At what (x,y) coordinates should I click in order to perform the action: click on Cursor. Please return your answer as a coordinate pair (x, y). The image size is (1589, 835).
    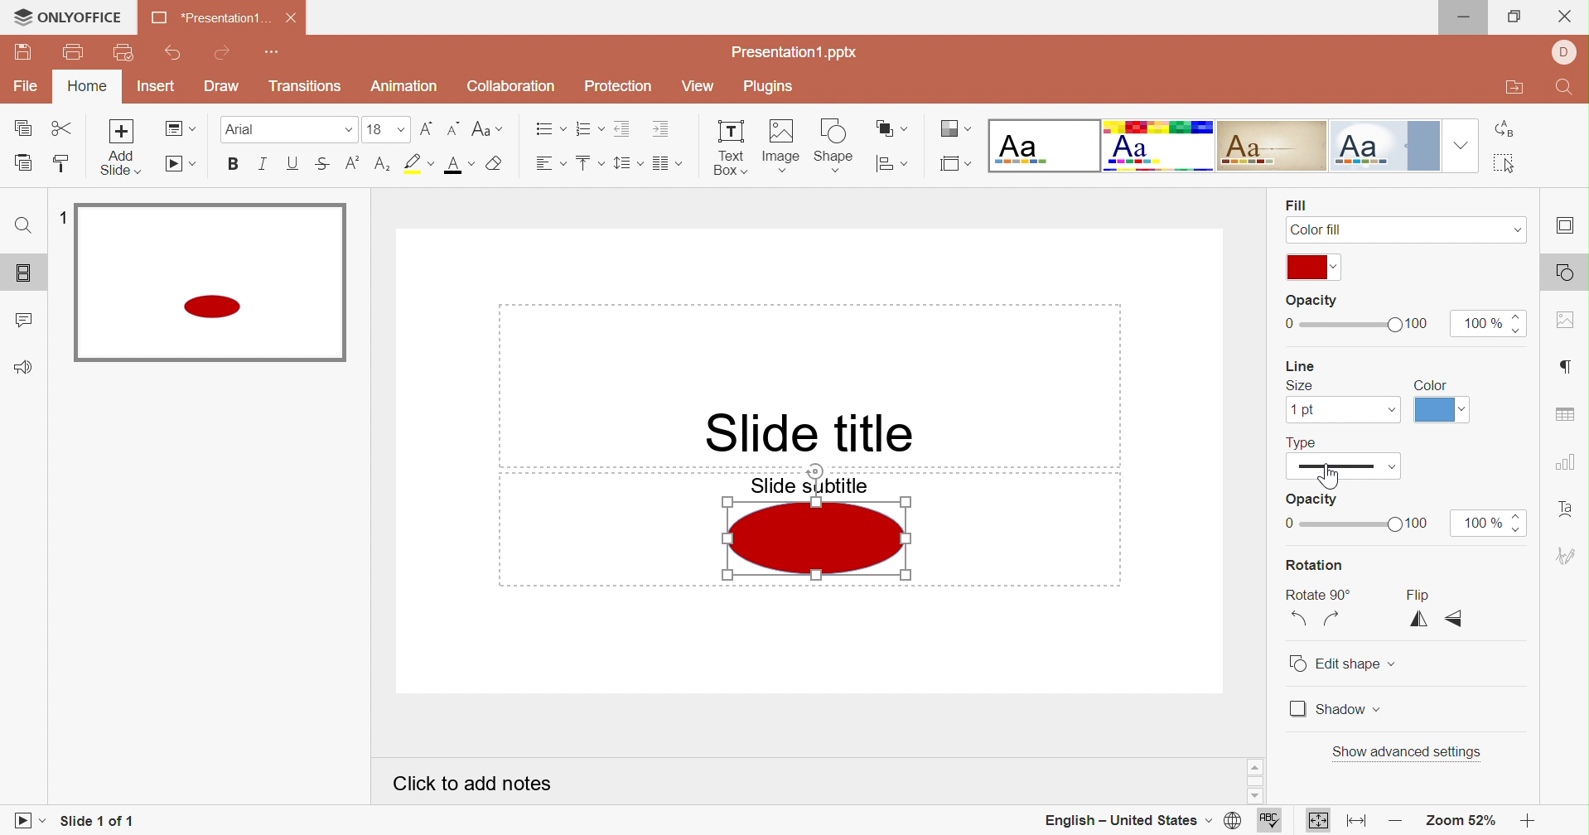
    Looking at the image, I should click on (1350, 274).